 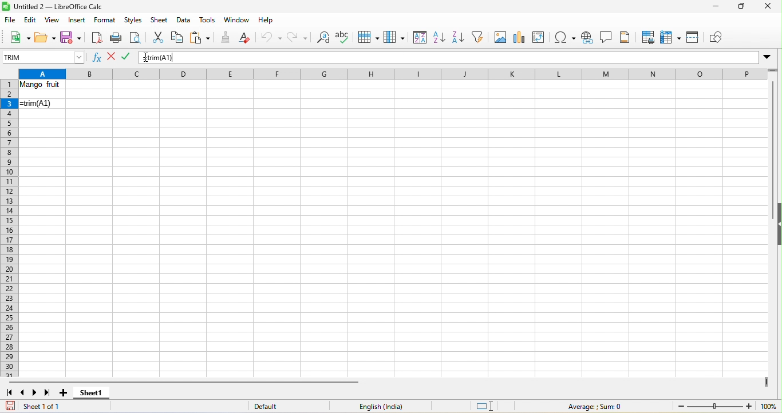 What do you see at coordinates (542, 37) in the screenshot?
I see `edit pivot table` at bounding box center [542, 37].